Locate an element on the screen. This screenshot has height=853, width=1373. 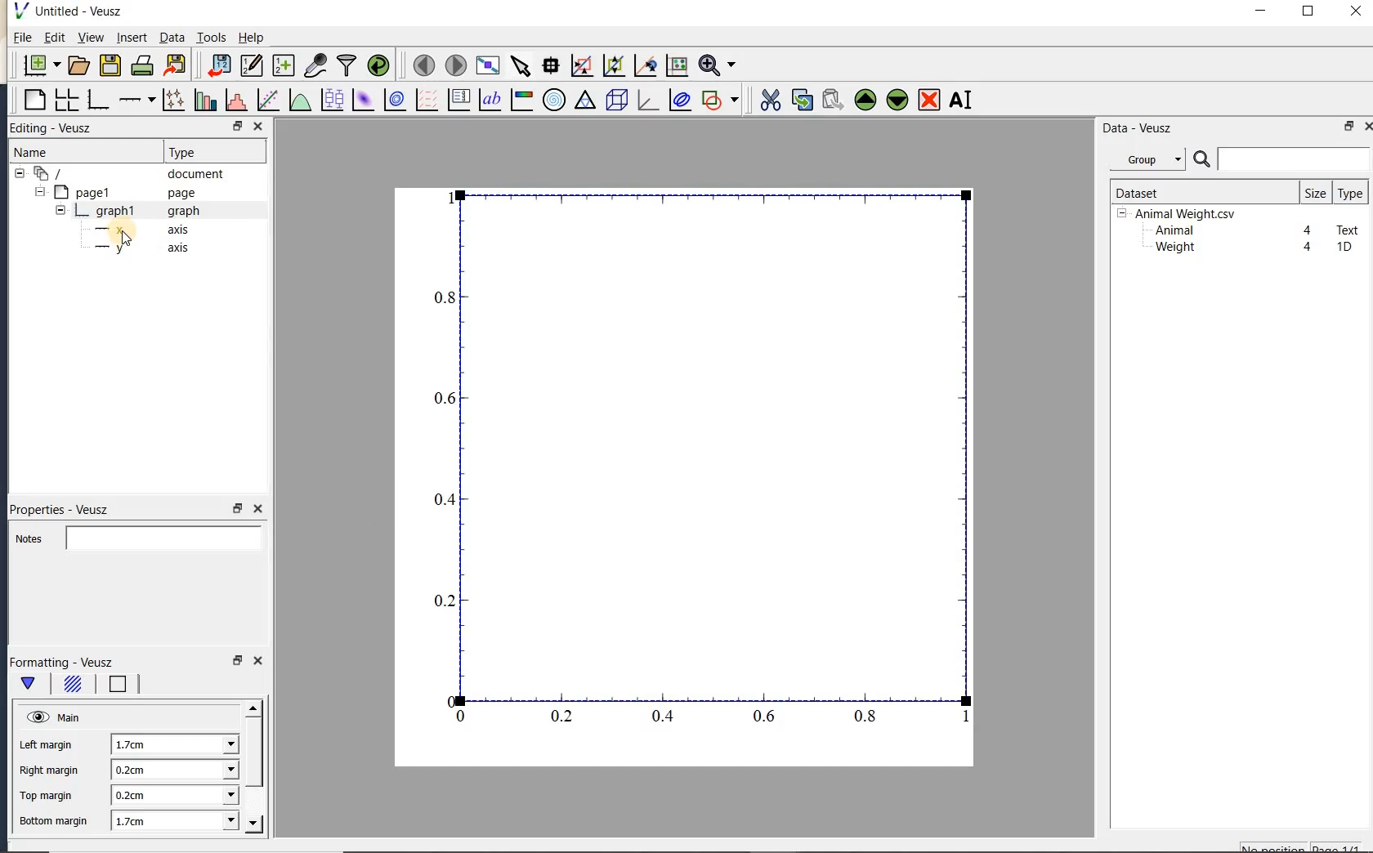
click to recenter graph axes is located at coordinates (646, 66).